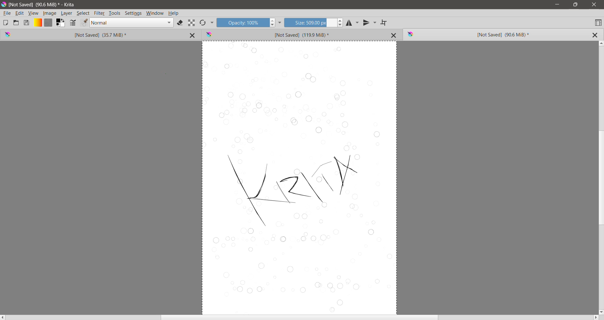 This screenshot has height=320, width=604. What do you see at coordinates (99, 13) in the screenshot?
I see `Filter` at bounding box center [99, 13].